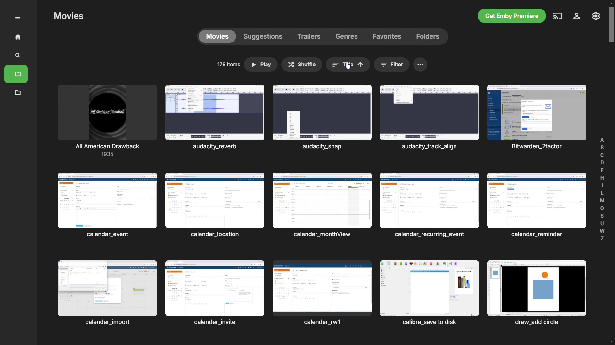  Describe the element at coordinates (18, 18) in the screenshot. I see `menu` at that location.